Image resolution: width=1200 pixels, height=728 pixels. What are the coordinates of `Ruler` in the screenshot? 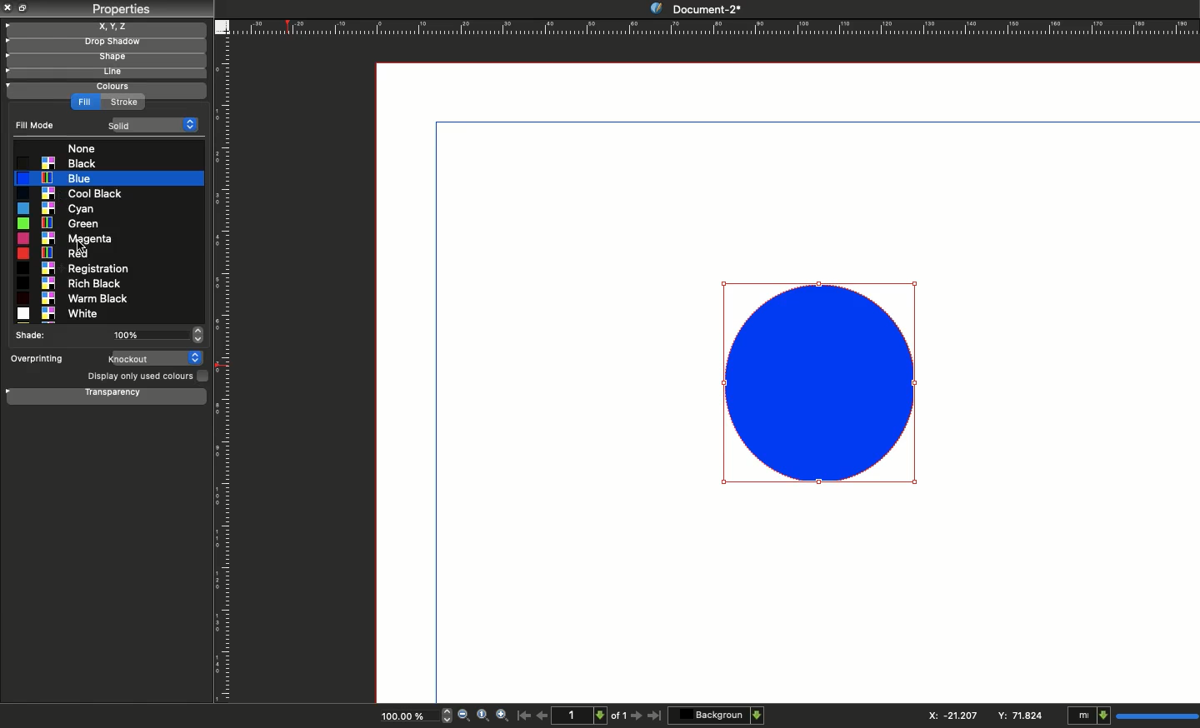 It's located at (714, 27).